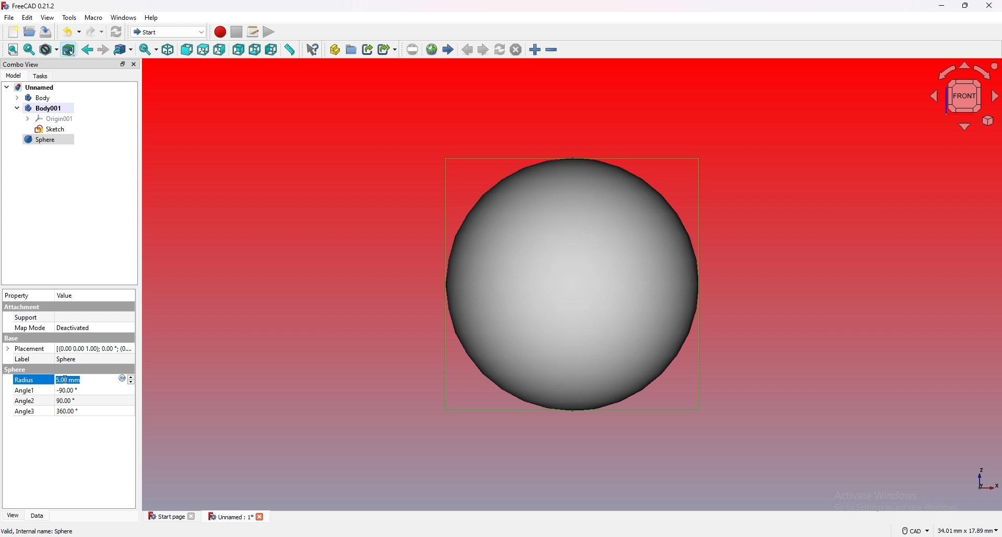 The image size is (1002, 537). What do you see at coordinates (989, 6) in the screenshot?
I see `close` at bounding box center [989, 6].